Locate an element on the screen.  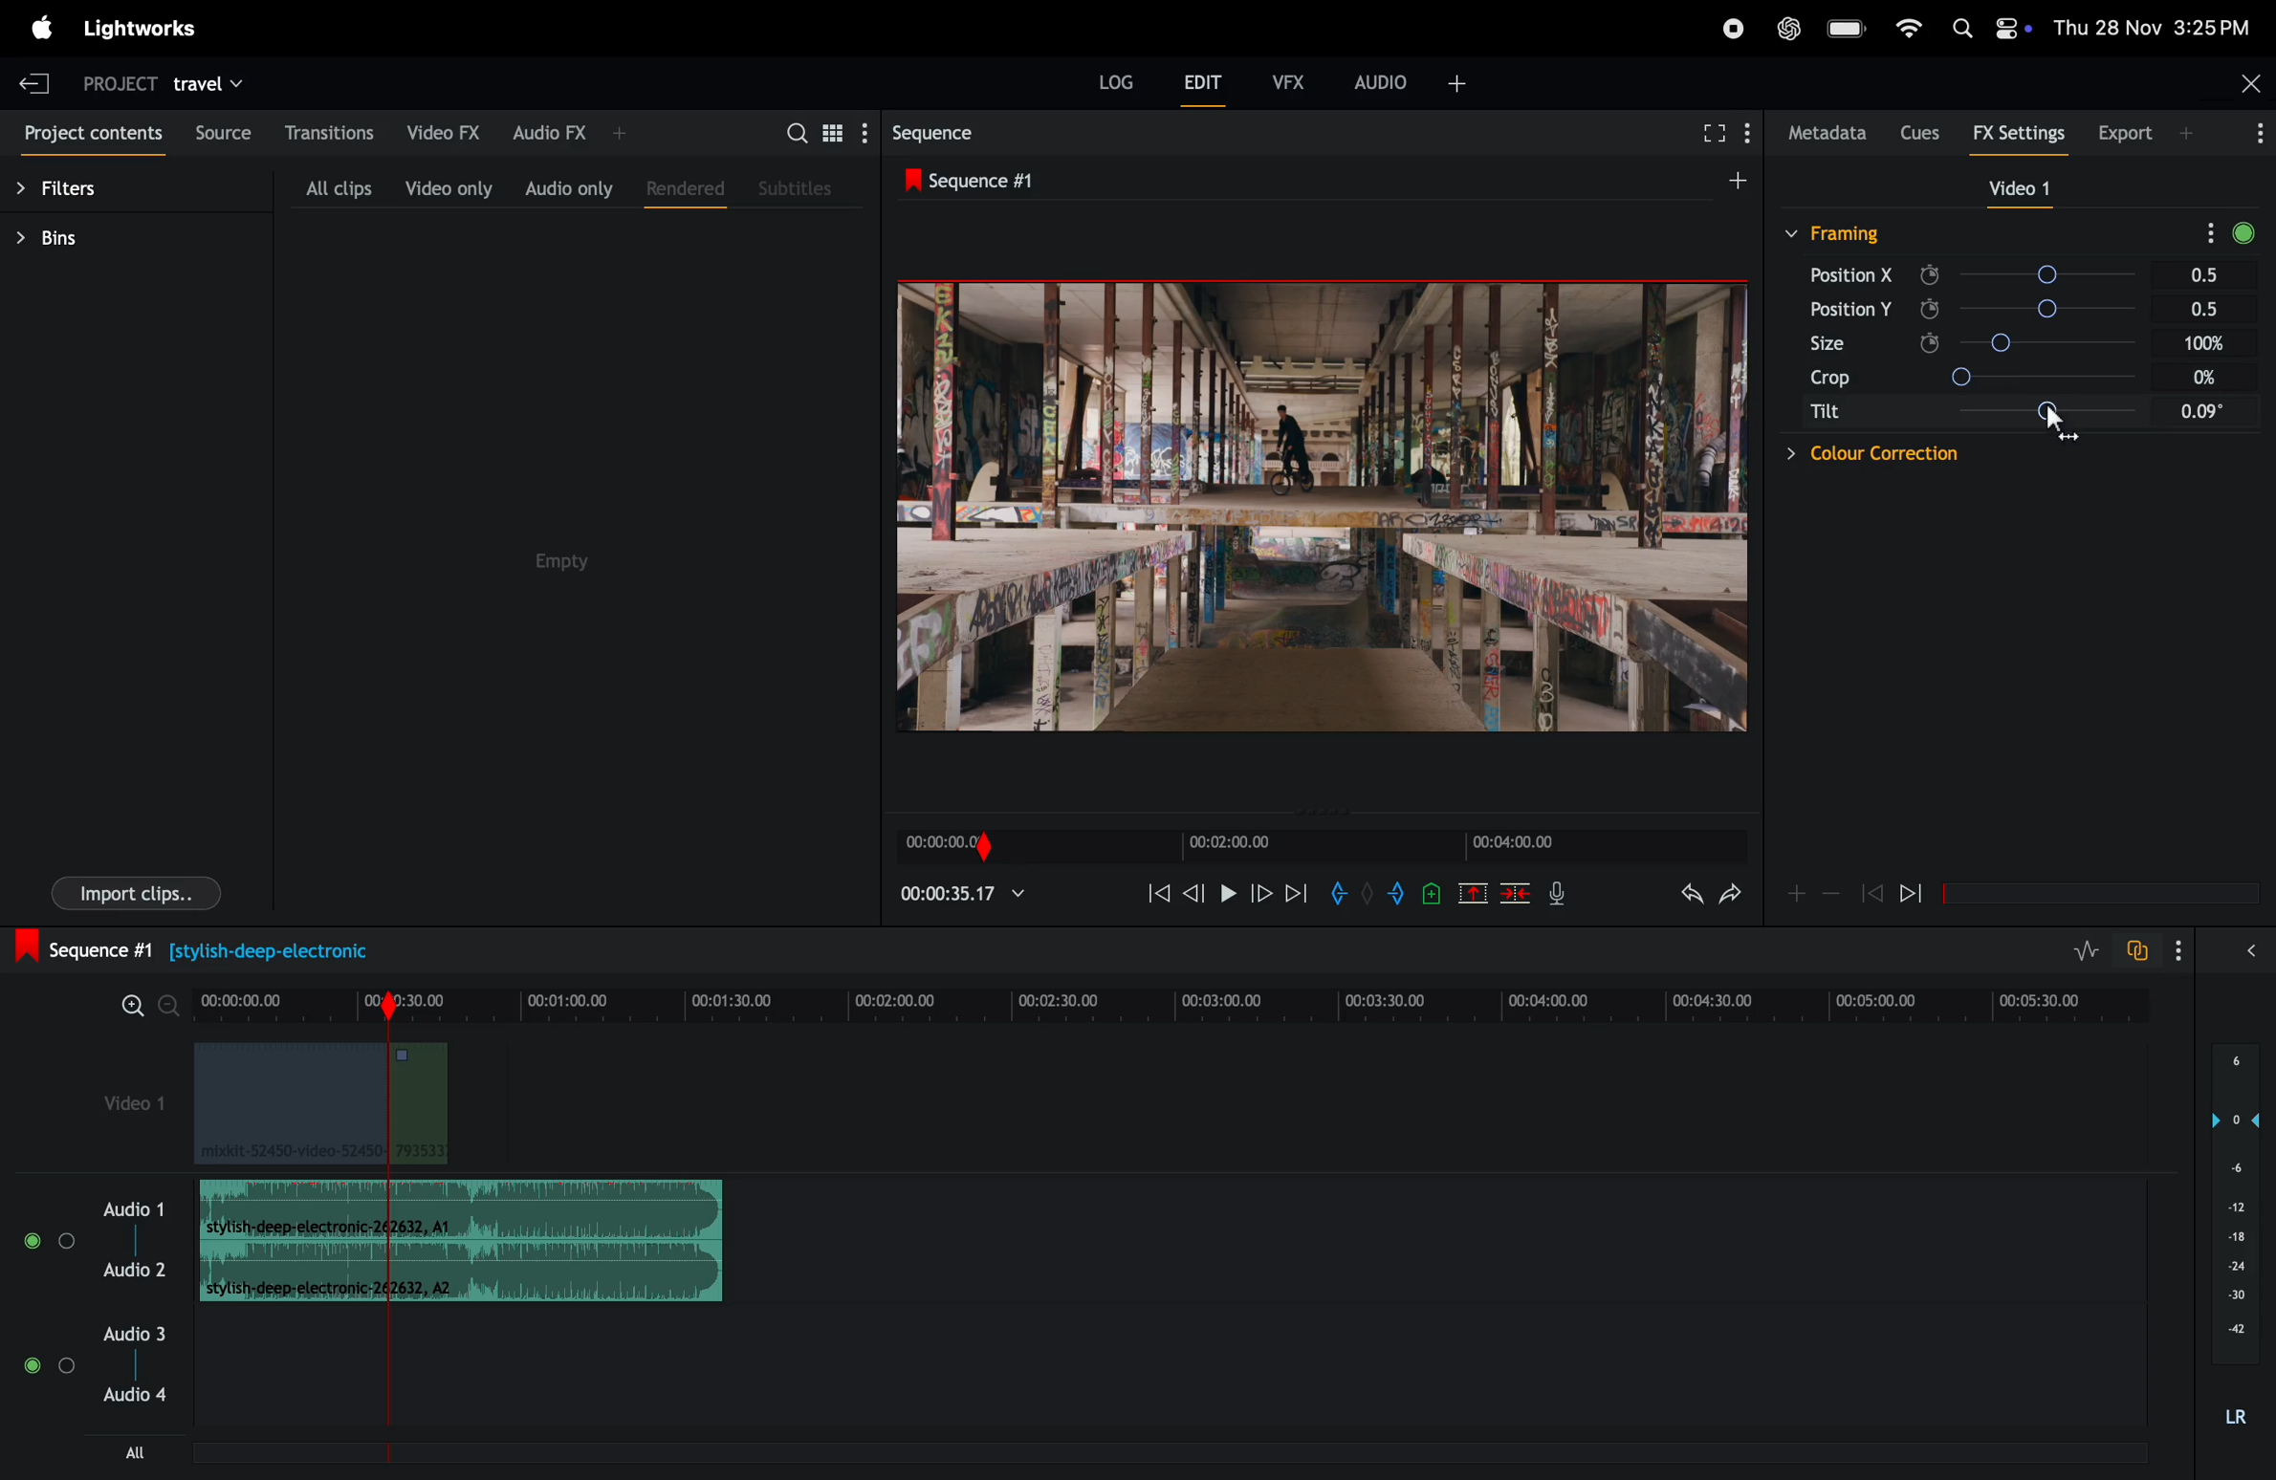
all clips is located at coordinates (323, 185).